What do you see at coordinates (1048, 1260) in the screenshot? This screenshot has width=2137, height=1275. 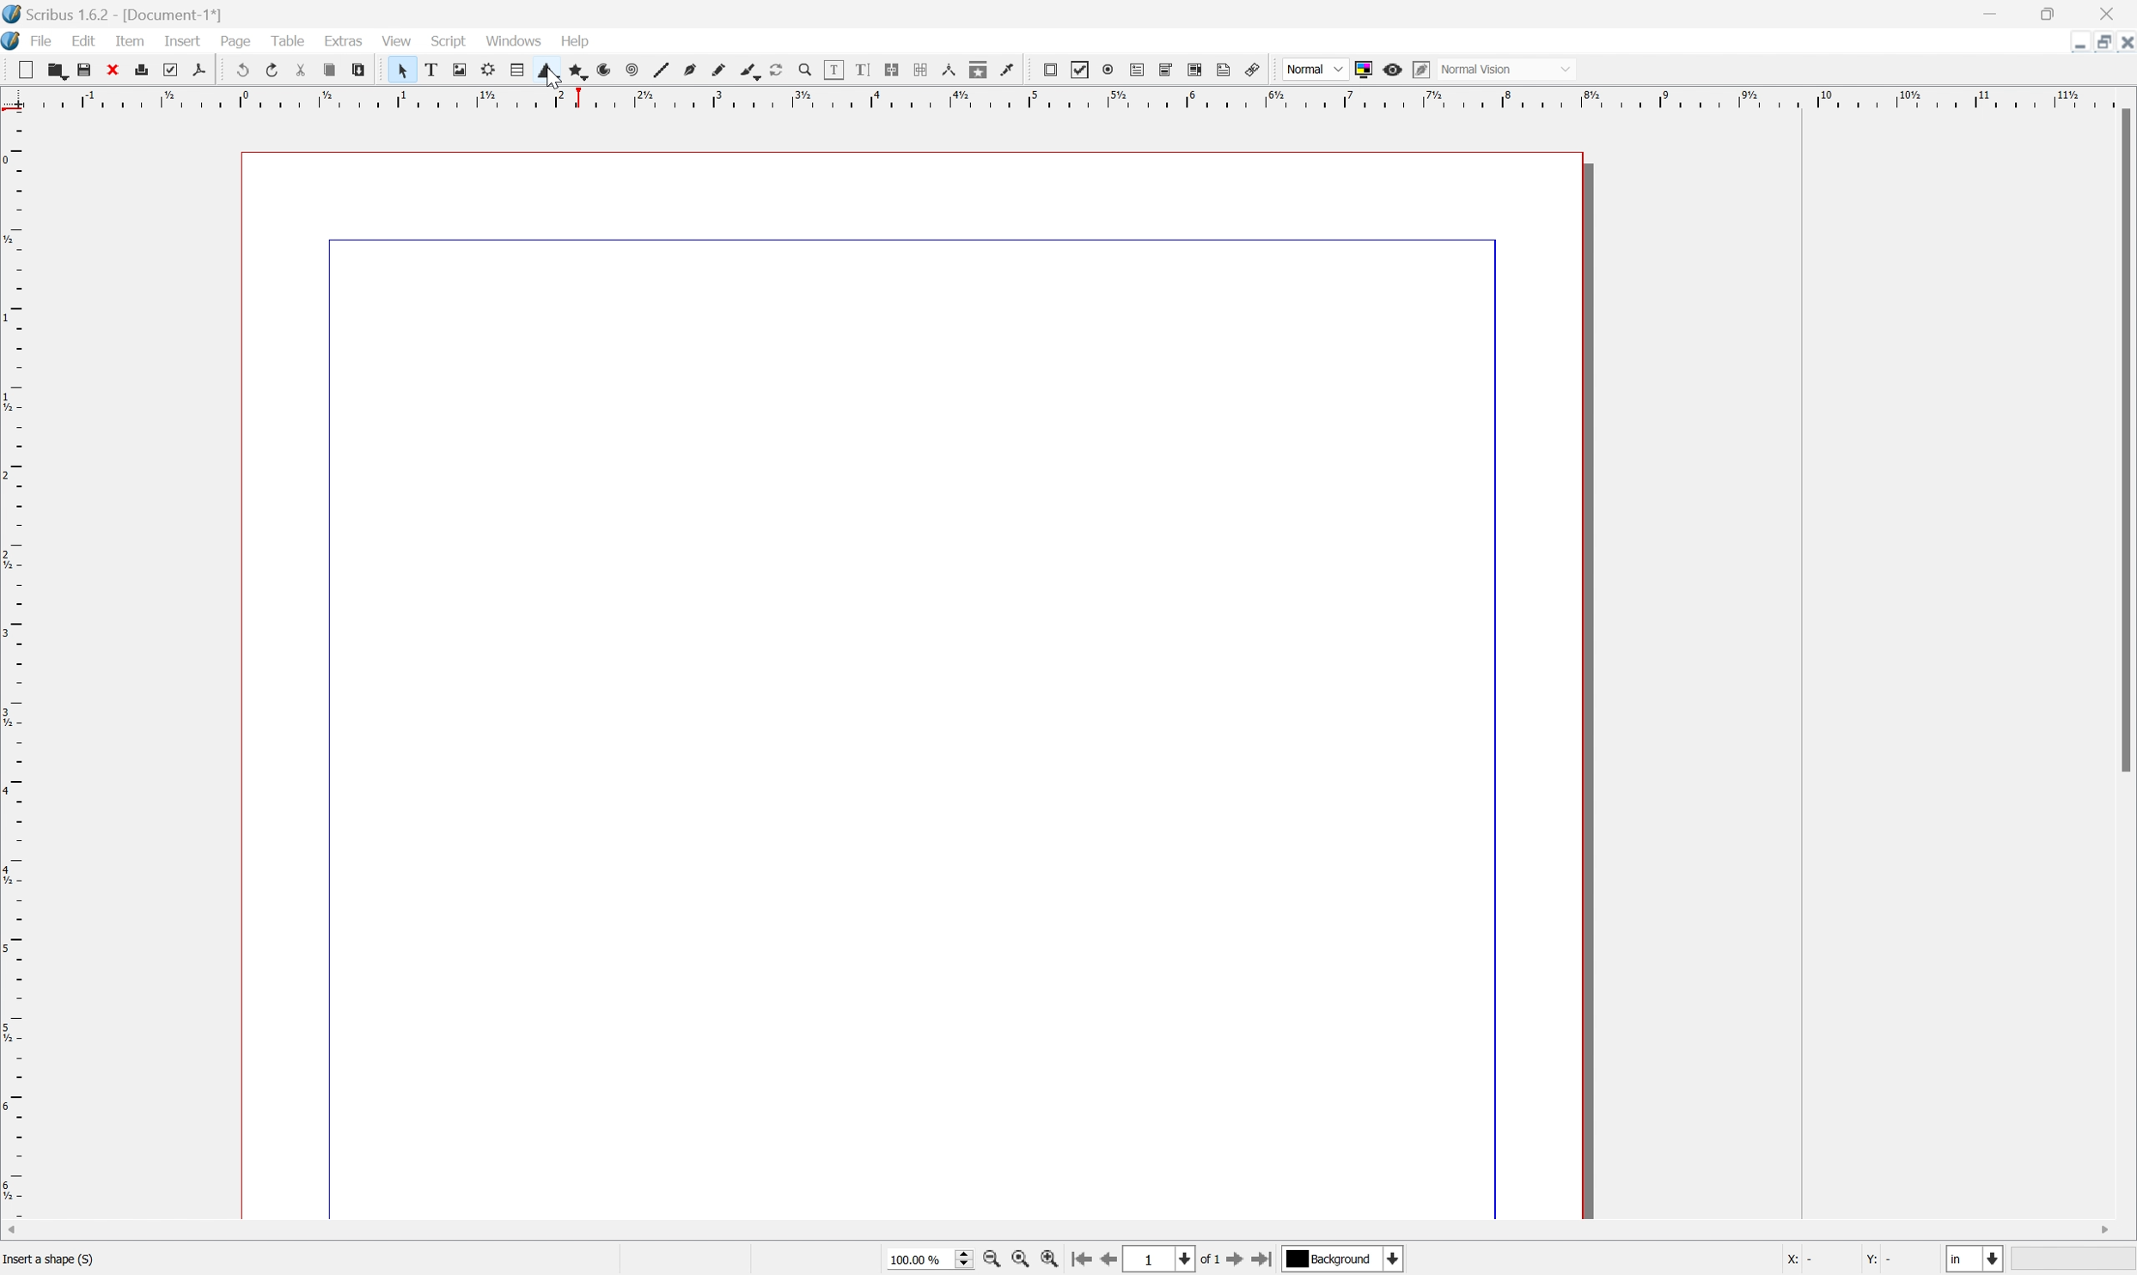 I see `Zoom in by stepping values in Tools preferences` at bounding box center [1048, 1260].